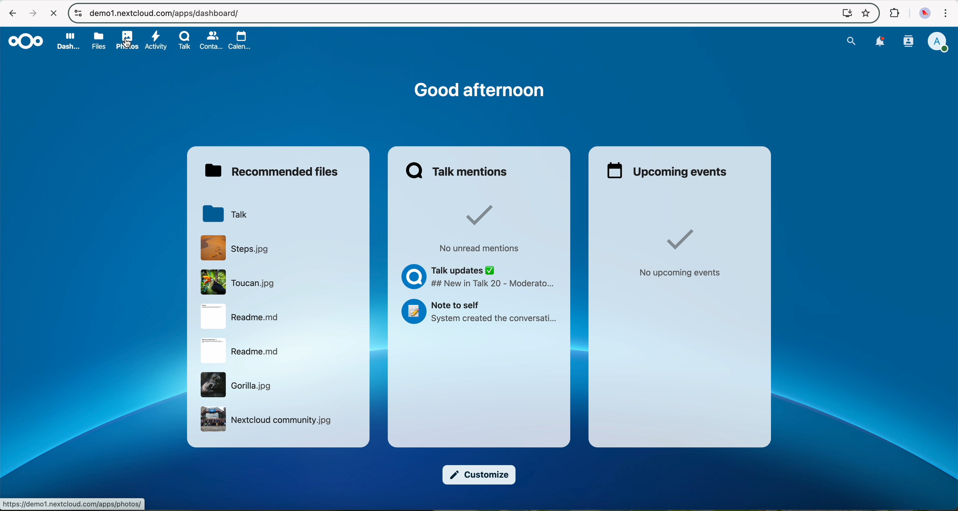 The width and height of the screenshot is (958, 511). Describe the element at coordinates (236, 247) in the screenshot. I see `file` at that location.